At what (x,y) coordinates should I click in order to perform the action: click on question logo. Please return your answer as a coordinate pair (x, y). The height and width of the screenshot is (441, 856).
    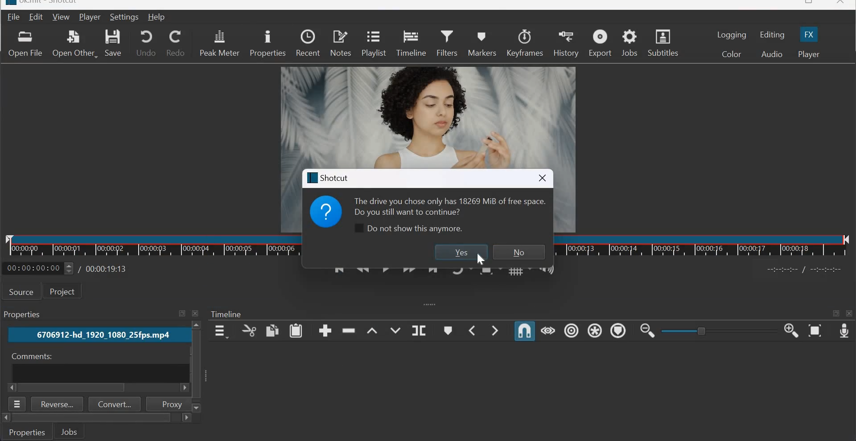
    Looking at the image, I should click on (326, 211).